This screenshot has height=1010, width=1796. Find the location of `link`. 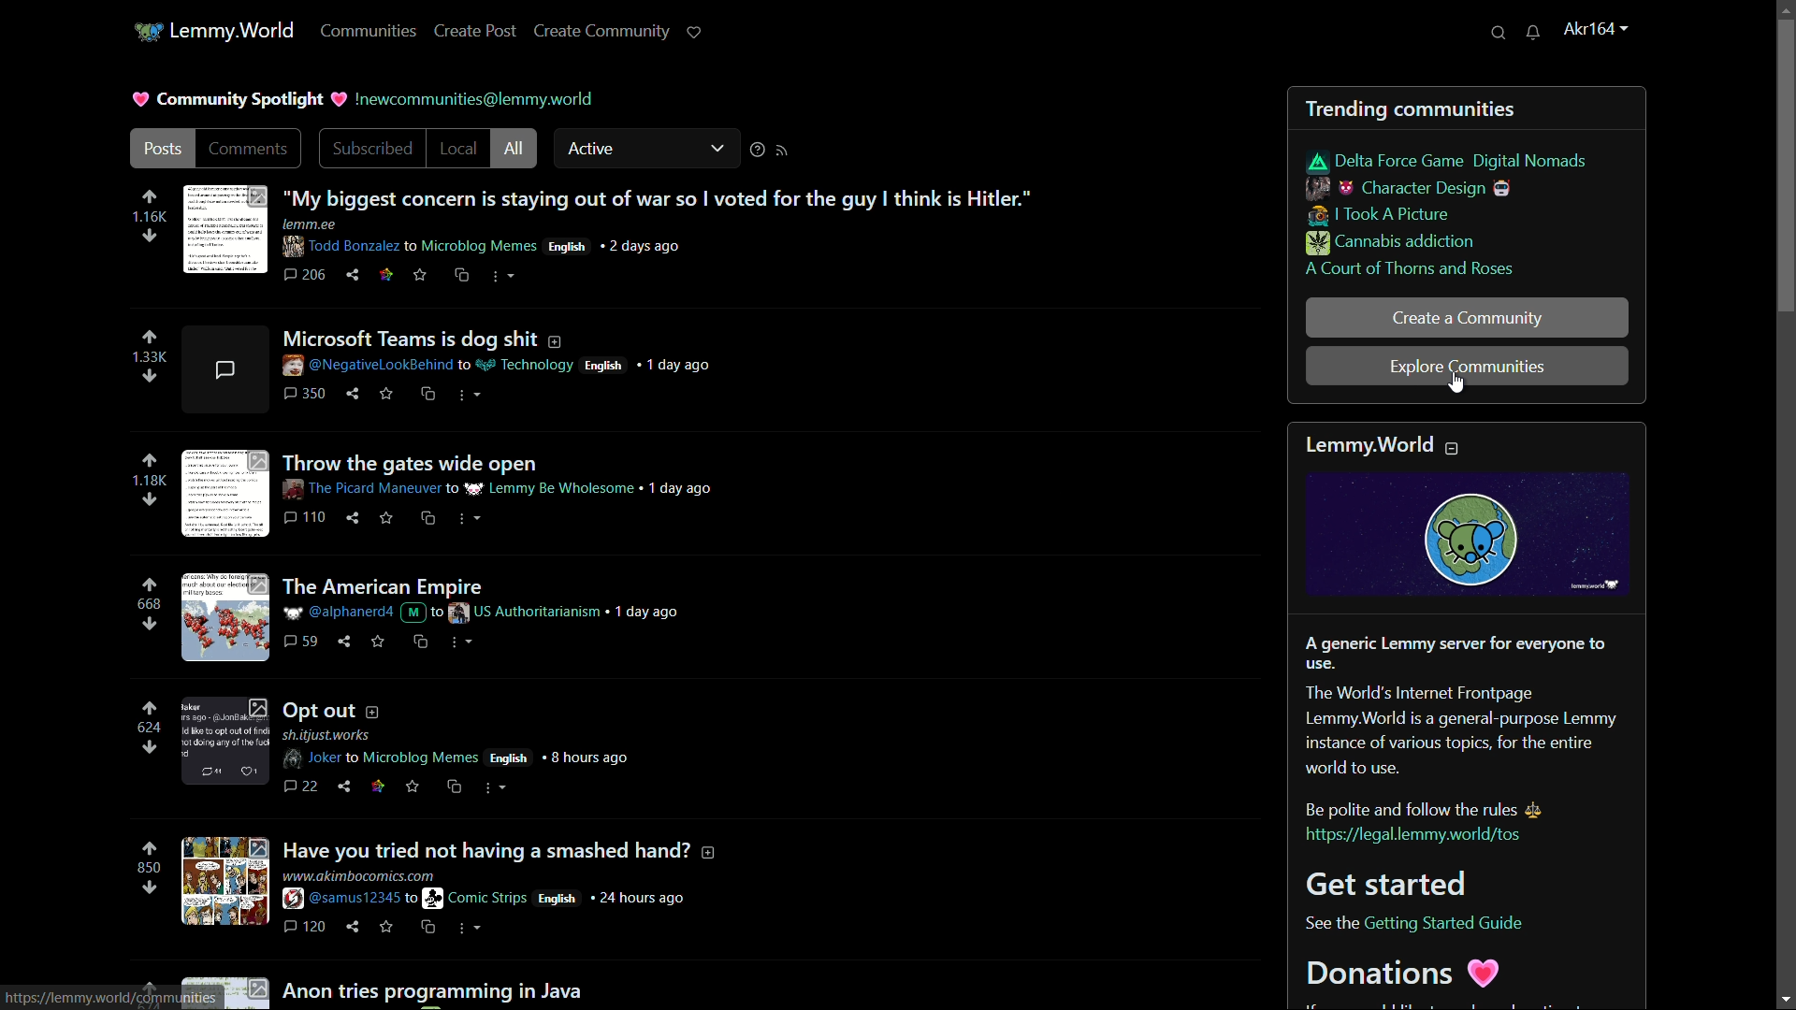

link is located at coordinates (386, 274).